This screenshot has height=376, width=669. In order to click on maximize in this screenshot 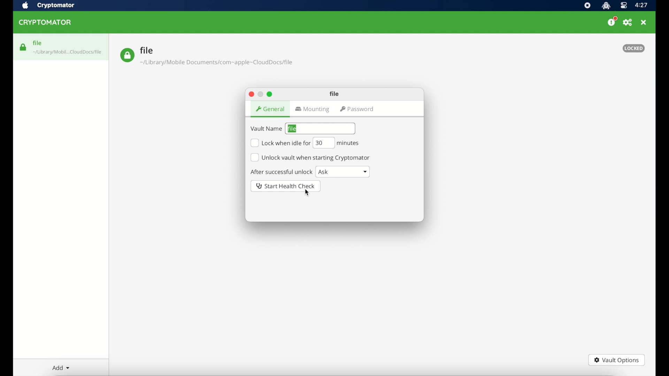, I will do `click(270, 94)`.